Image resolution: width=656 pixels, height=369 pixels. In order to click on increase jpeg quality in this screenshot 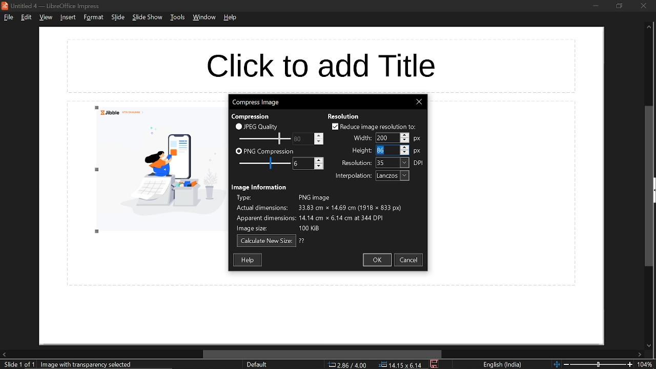, I will do `click(319, 135)`.